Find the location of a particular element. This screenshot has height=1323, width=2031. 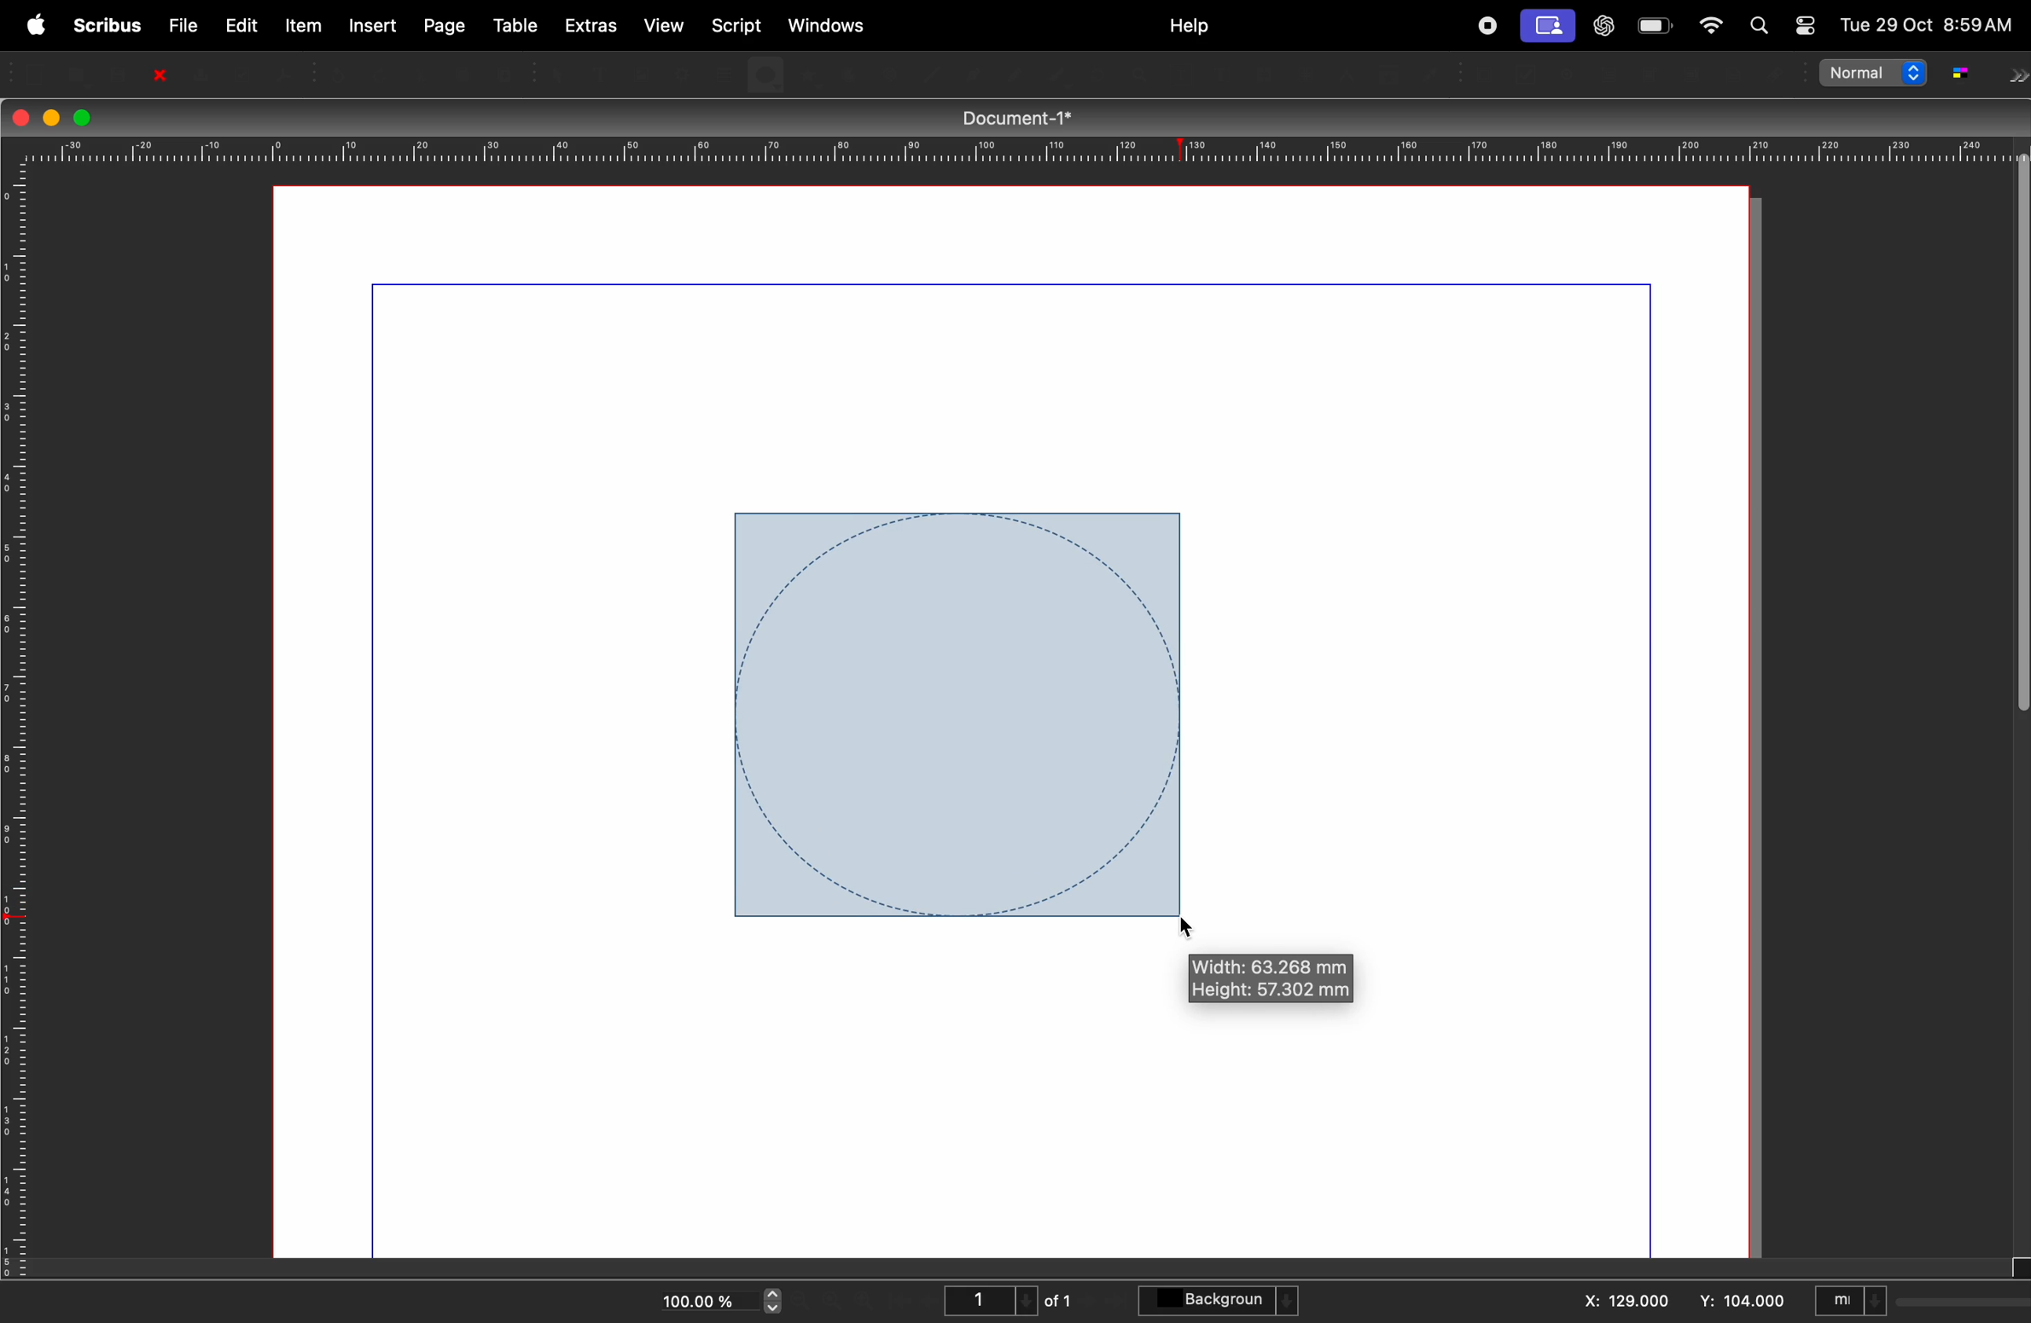

find is located at coordinates (1764, 27).